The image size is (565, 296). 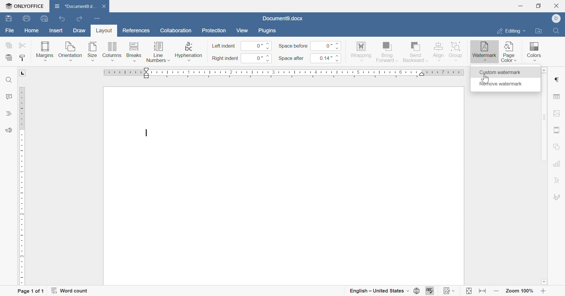 I want to click on find, so click(x=556, y=30).